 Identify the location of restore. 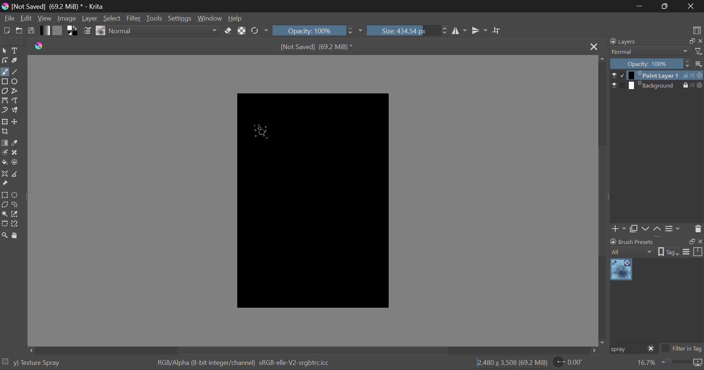
(690, 241).